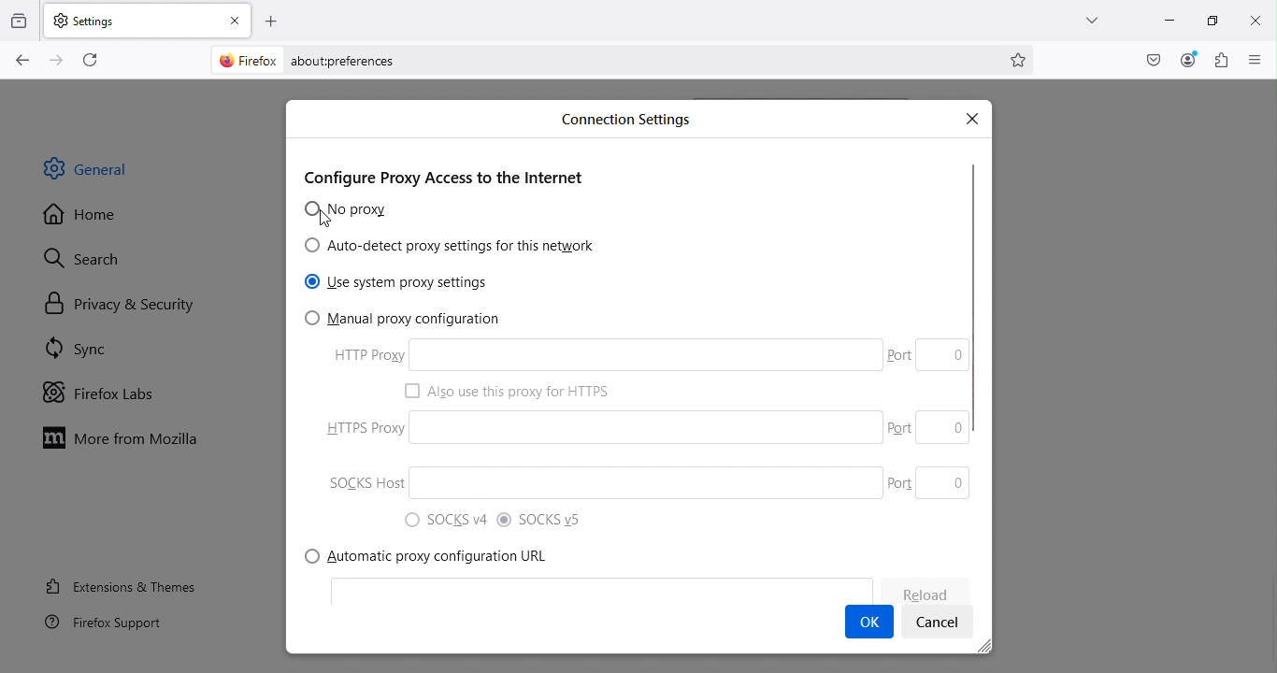  Describe the element at coordinates (1219, 61) in the screenshot. I see `Extensions` at that location.